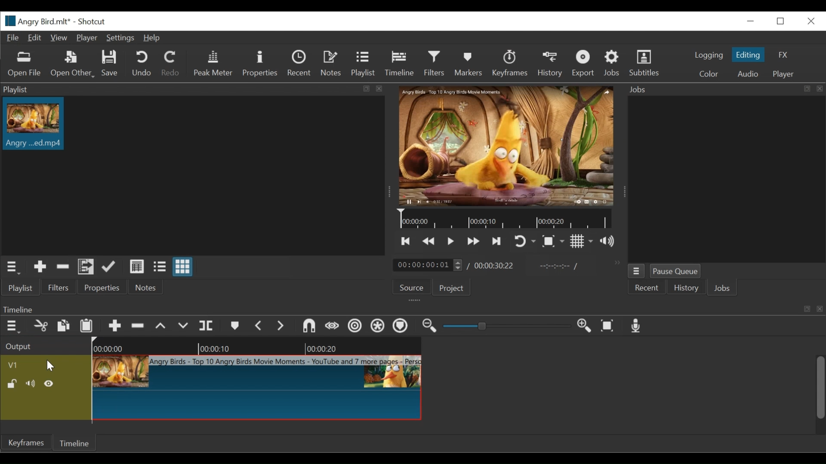  I want to click on Copy, so click(64, 326).